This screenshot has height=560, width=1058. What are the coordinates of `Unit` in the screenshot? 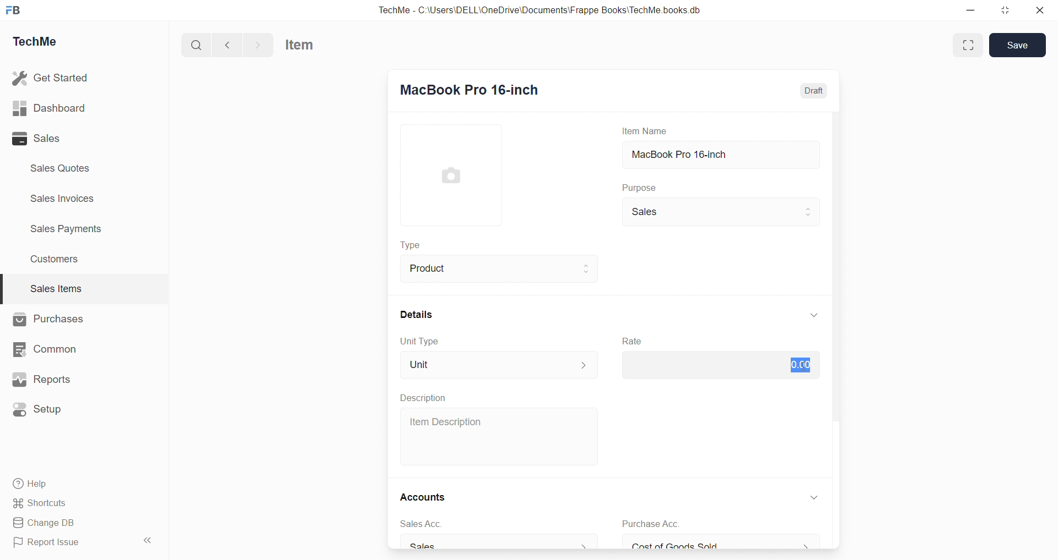 It's located at (499, 365).